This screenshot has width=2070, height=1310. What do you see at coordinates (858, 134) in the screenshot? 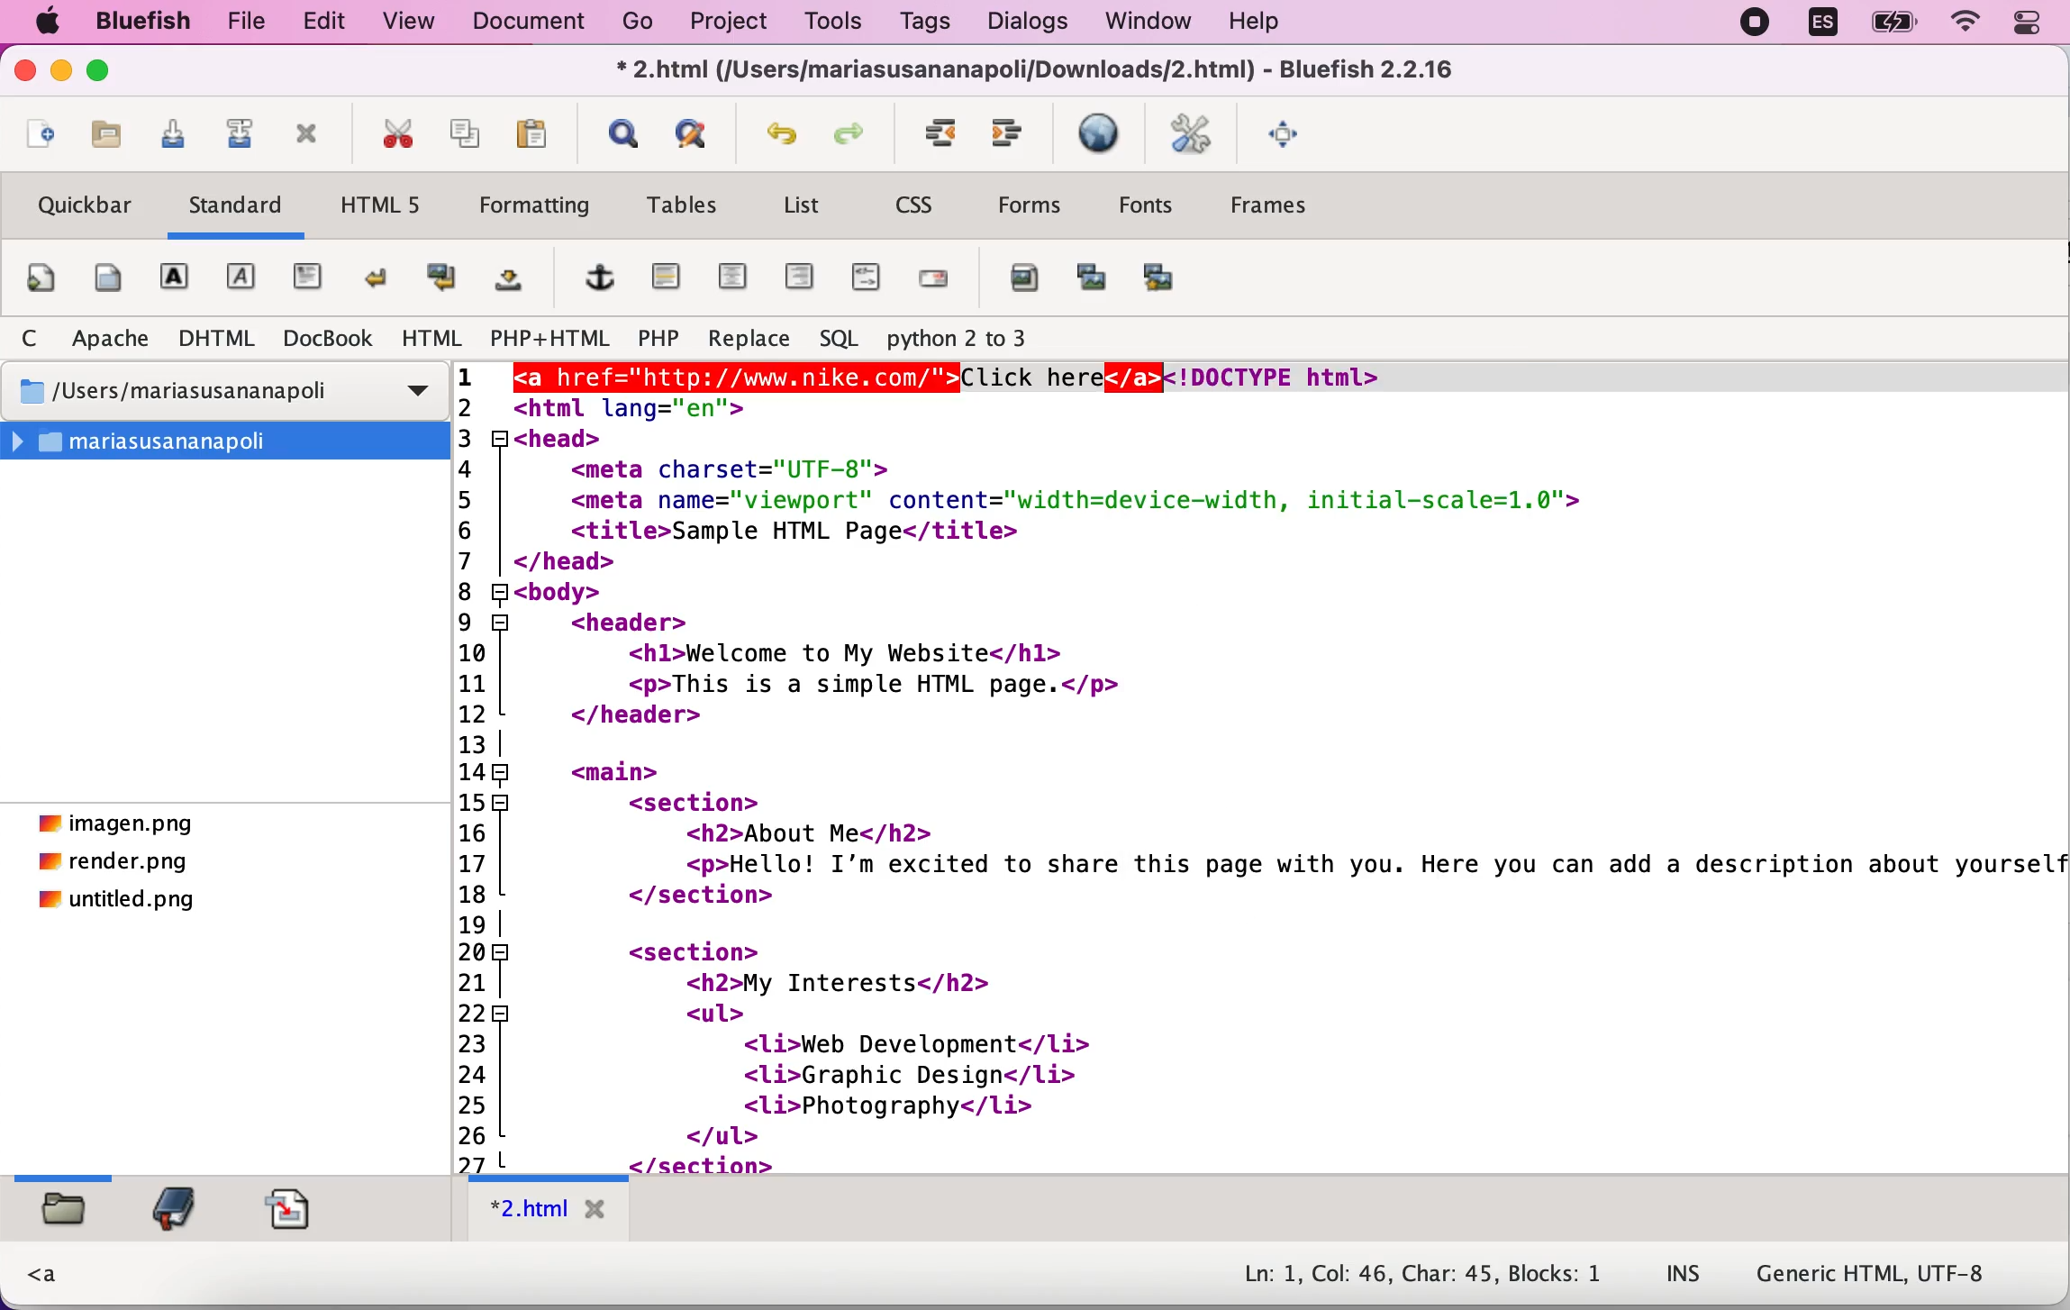
I see `redo` at bounding box center [858, 134].